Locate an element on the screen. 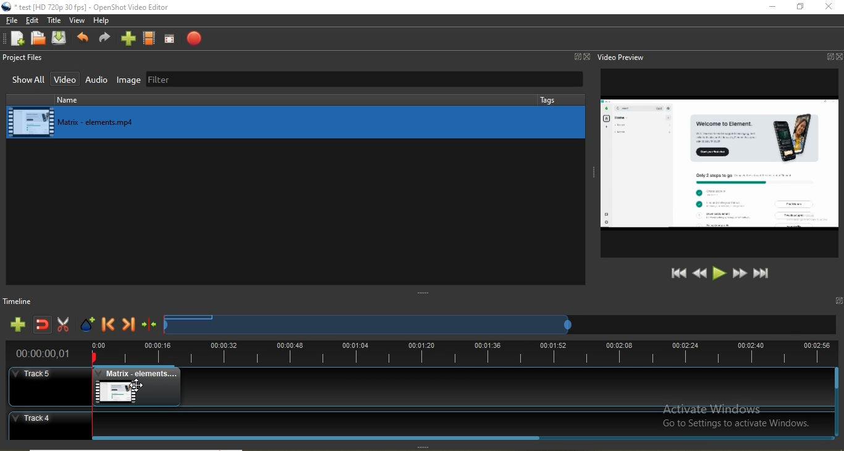  Vertical Scroll bar  is located at coordinates (838, 403).